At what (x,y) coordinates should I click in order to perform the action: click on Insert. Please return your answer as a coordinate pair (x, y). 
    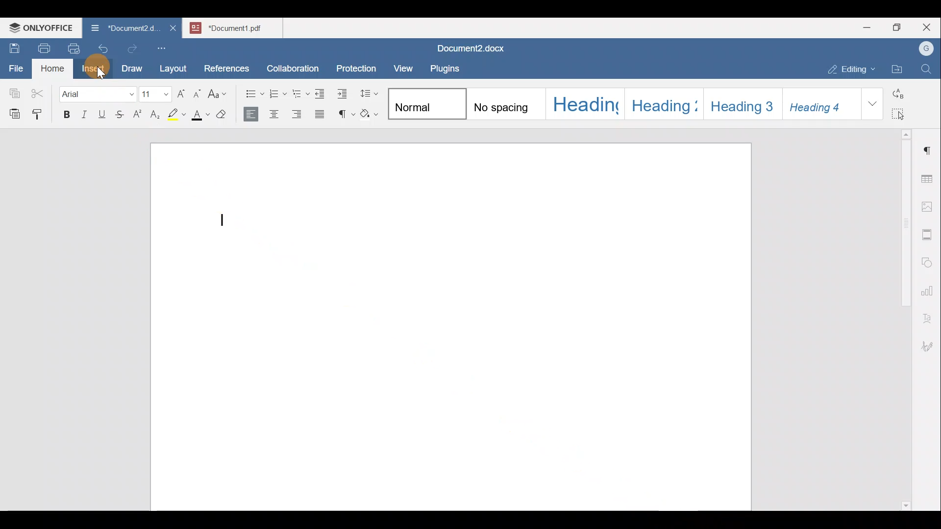
    Looking at the image, I should click on (92, 67).